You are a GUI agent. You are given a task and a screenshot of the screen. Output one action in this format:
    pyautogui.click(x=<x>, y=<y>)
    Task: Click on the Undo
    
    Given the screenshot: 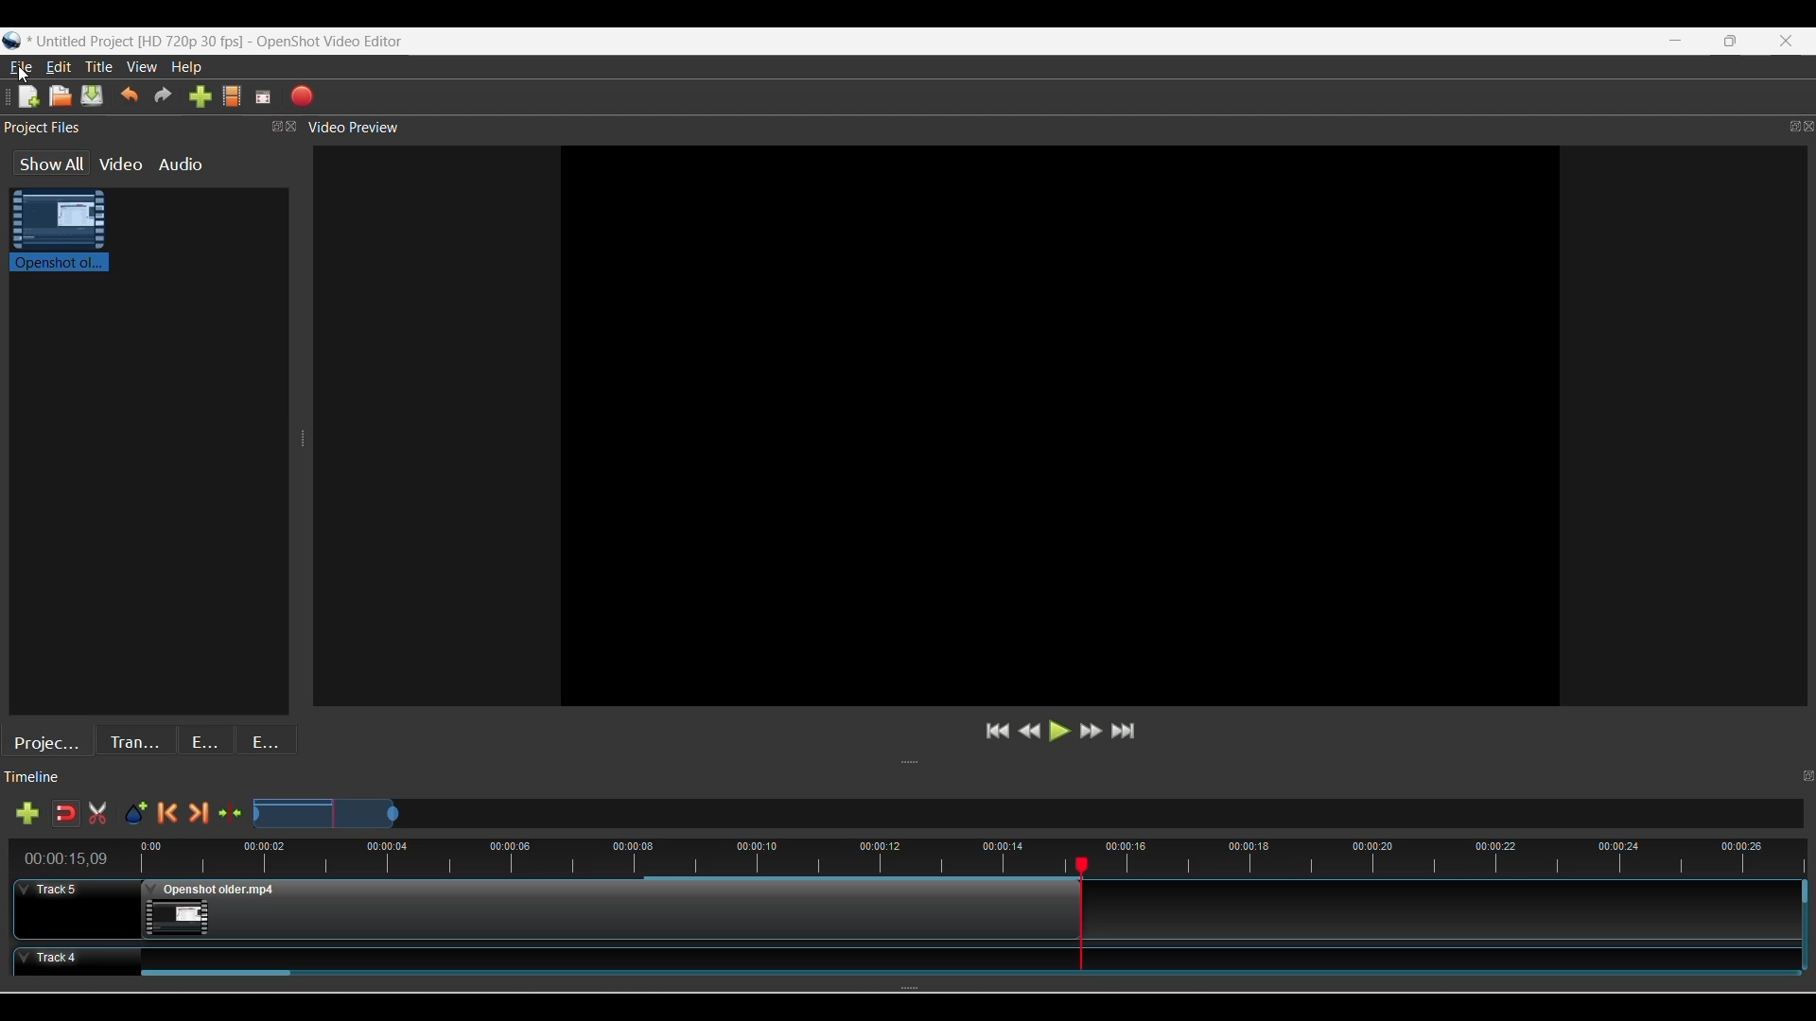 What is the action you would take?
    pyautogui.click(x=129, y=96)
    